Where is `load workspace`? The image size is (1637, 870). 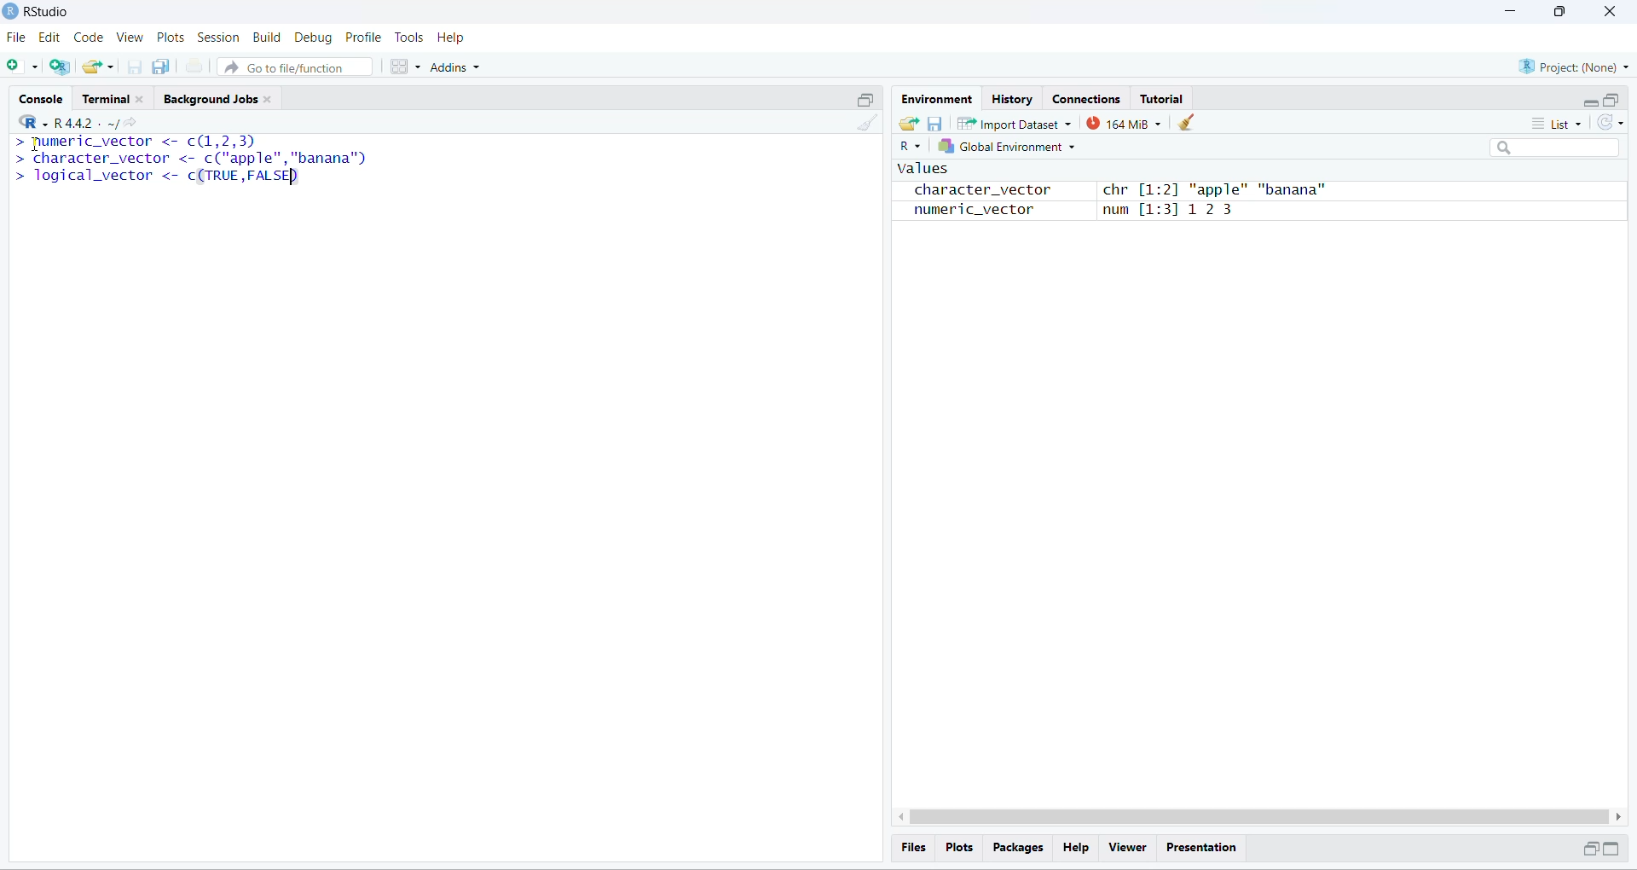
load workspace is located at coordinates (907, 122).